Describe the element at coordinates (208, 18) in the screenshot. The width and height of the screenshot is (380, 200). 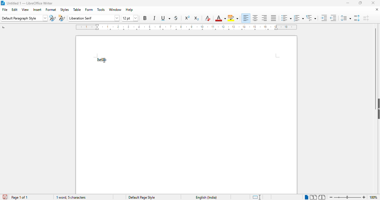
I see `clear direct formatting` at that location.